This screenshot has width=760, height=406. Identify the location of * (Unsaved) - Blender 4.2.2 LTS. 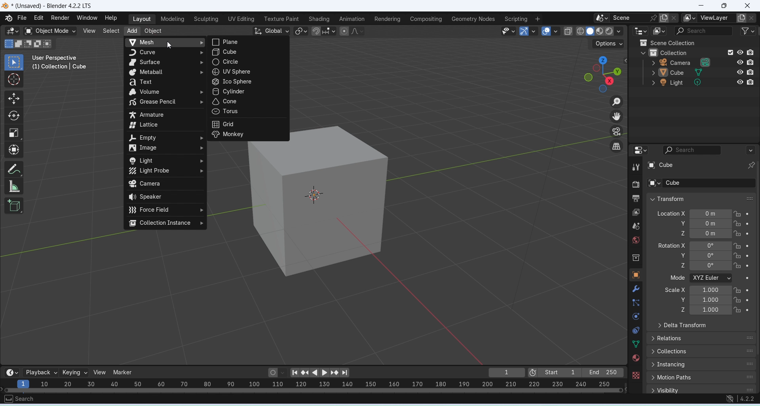
(53, 6).